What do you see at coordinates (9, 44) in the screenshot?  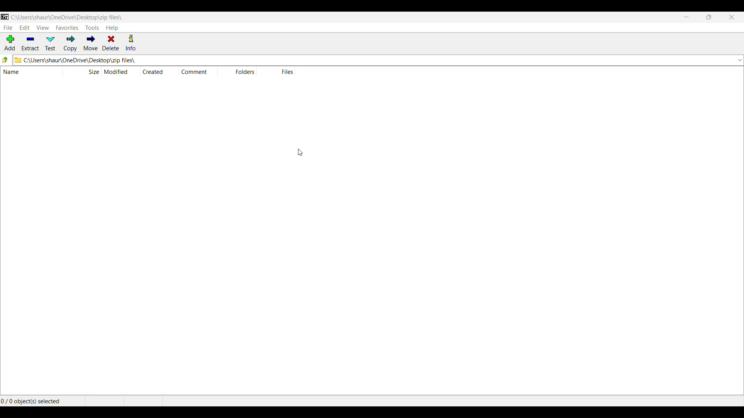 I see `ADD` at bounding box center [9, 44].